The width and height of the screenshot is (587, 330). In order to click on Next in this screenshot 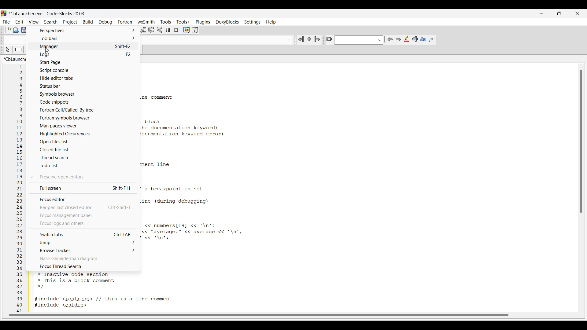, I will do `click(398, 39)`.